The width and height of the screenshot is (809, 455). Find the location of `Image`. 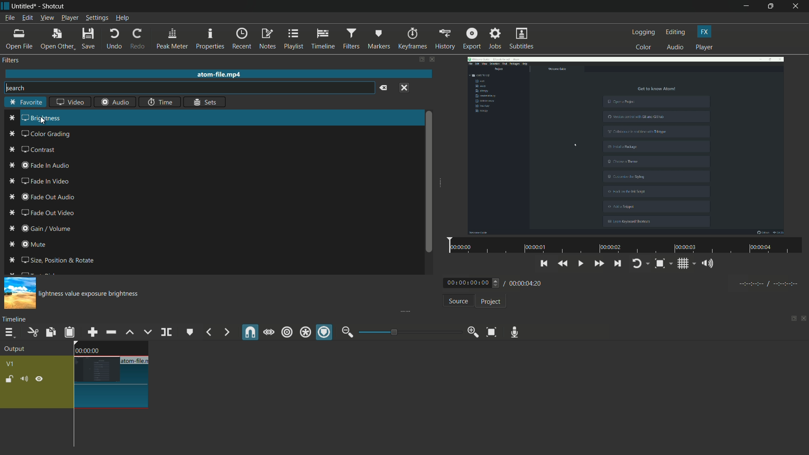

Image is located at coordinates (19, 292).